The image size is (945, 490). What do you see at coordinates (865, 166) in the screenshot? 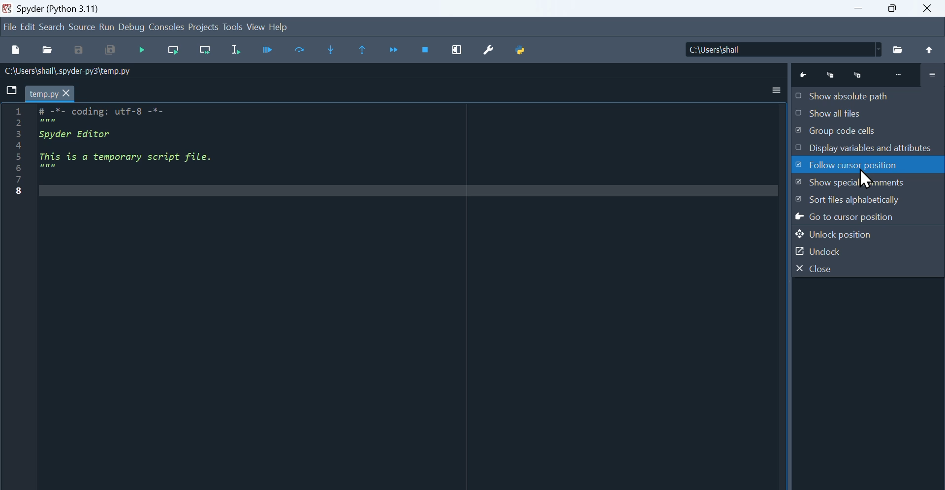
I see `Follow cursor position` at bounding box center [865, 166].